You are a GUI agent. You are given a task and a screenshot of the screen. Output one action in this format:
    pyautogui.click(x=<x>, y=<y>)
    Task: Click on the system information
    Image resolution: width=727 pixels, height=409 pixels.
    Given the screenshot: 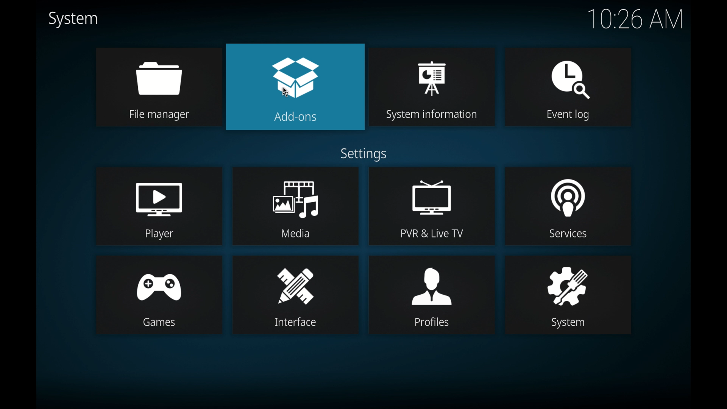 What is the action you would take?
    pyautogui.click(x=432, y=88)
    